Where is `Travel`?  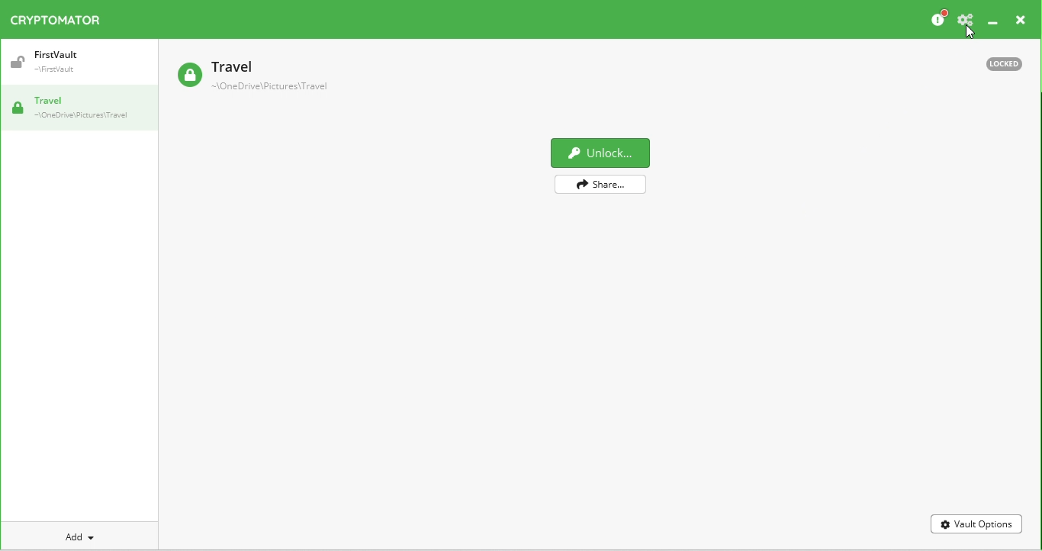
Travel is located at coordinates (84, 108).